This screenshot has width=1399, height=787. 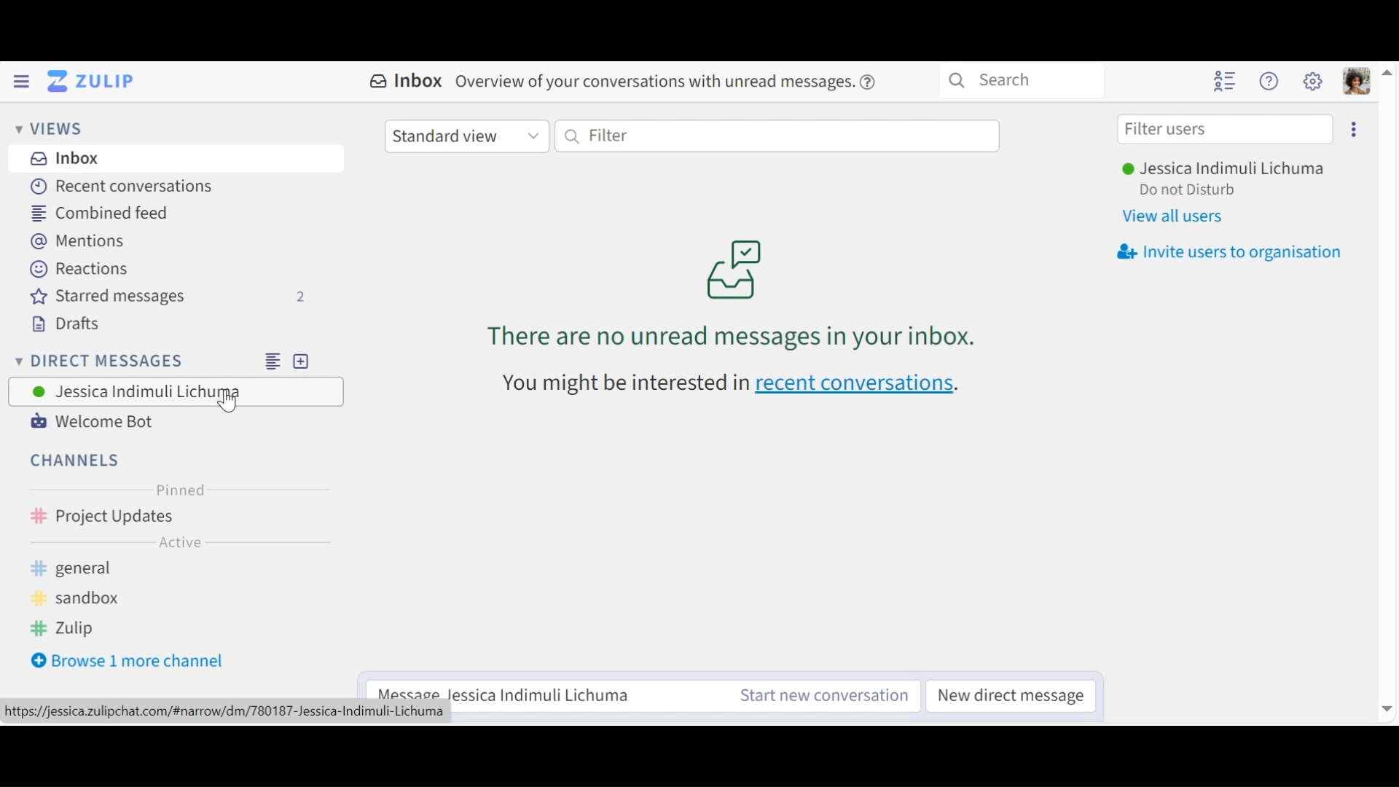 I want to click on Inbox, so click(x=74, y=157).